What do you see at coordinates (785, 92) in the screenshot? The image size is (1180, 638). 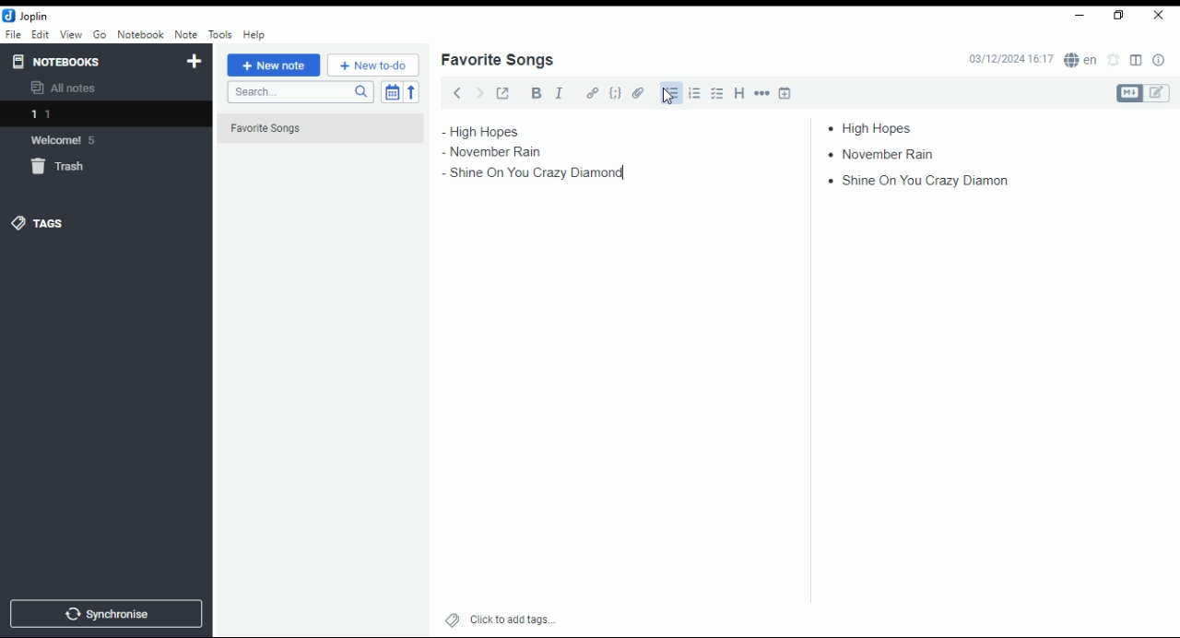 I see `insert time` at bounding box center [785, 92].